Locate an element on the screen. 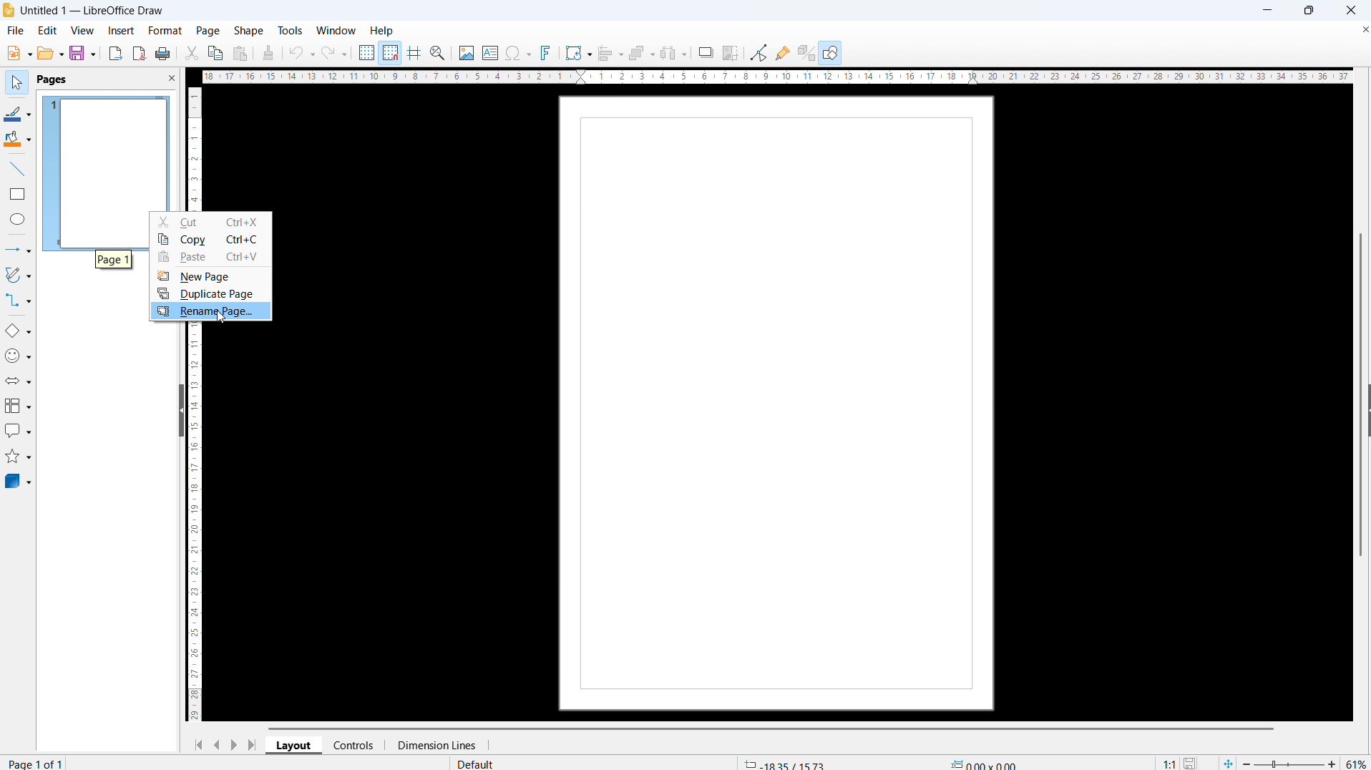  copy is located at coordinates (210, 240).